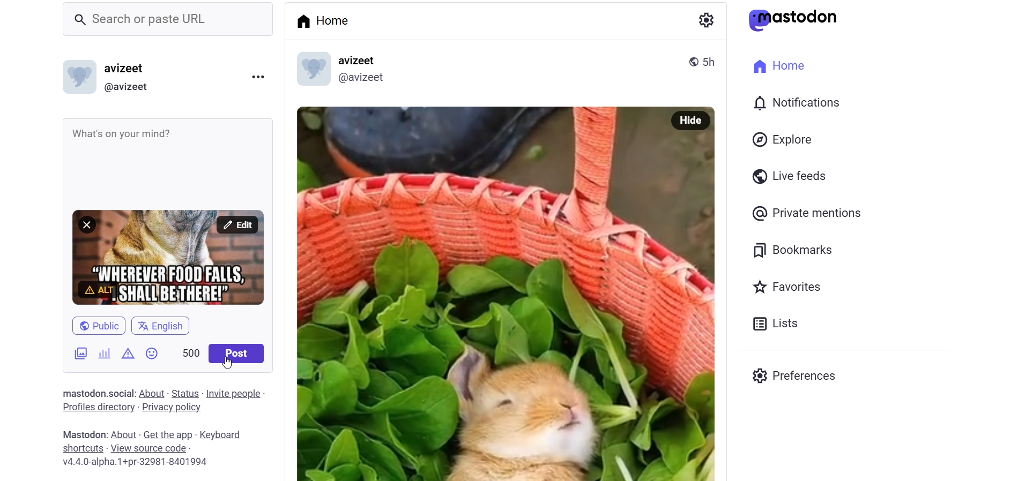 This screenshot has width=1010, height=481. Describe the element at coordinates (139, 463) in the screenshot. I see `version` at that location.